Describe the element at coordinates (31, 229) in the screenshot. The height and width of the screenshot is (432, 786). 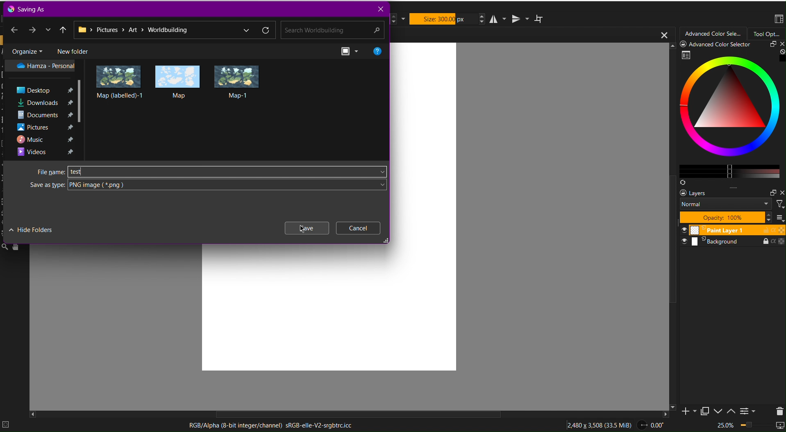
I see `Hide Folders` at that location.